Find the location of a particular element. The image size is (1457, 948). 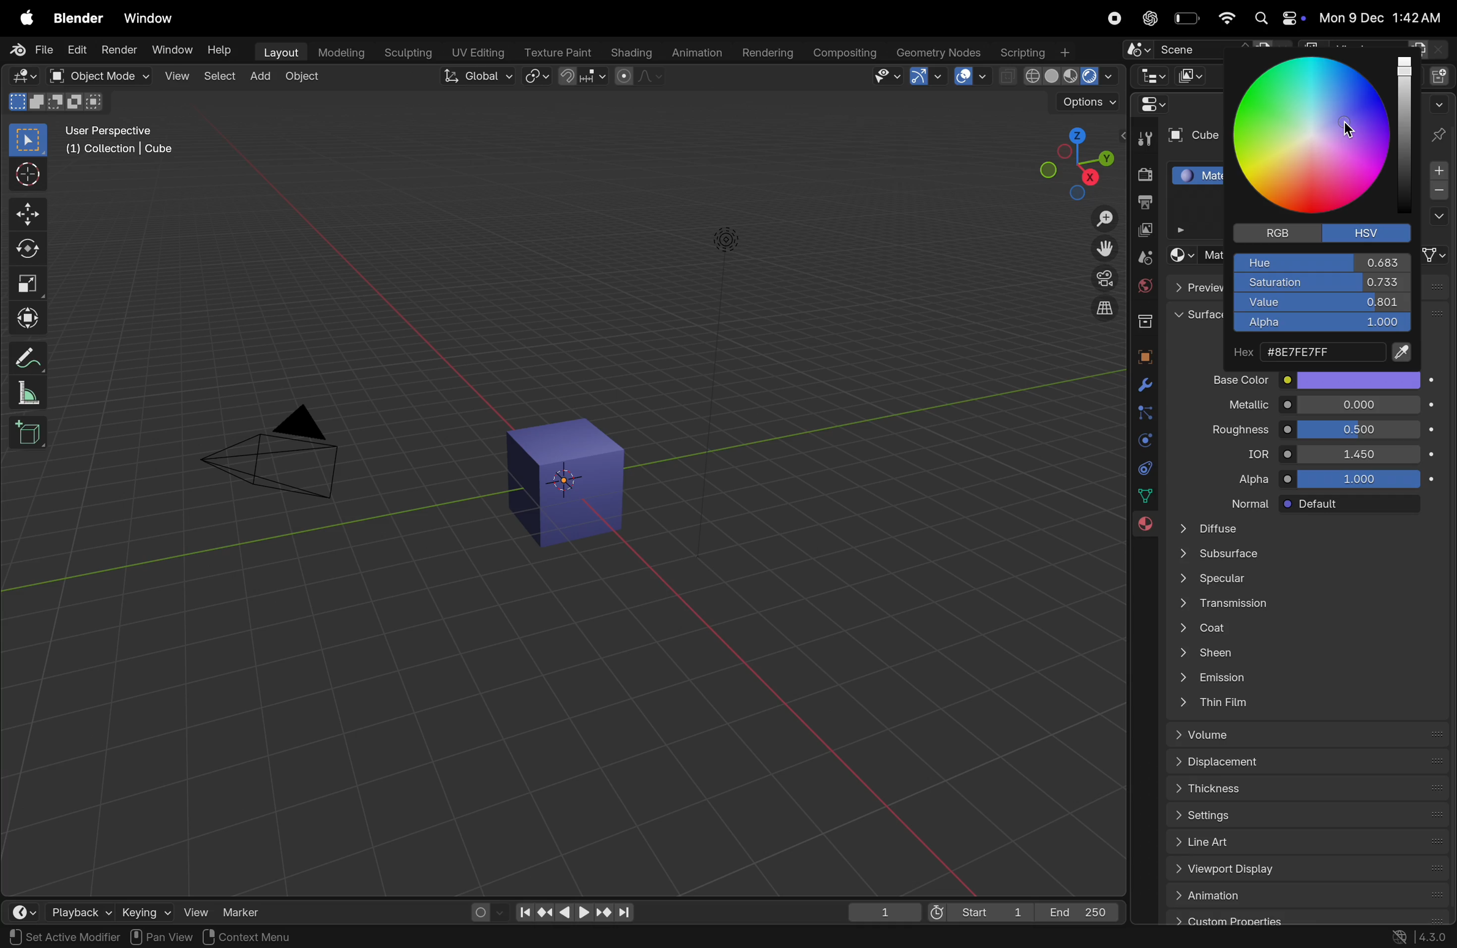

alpha is located at coordinates (1240, 480).